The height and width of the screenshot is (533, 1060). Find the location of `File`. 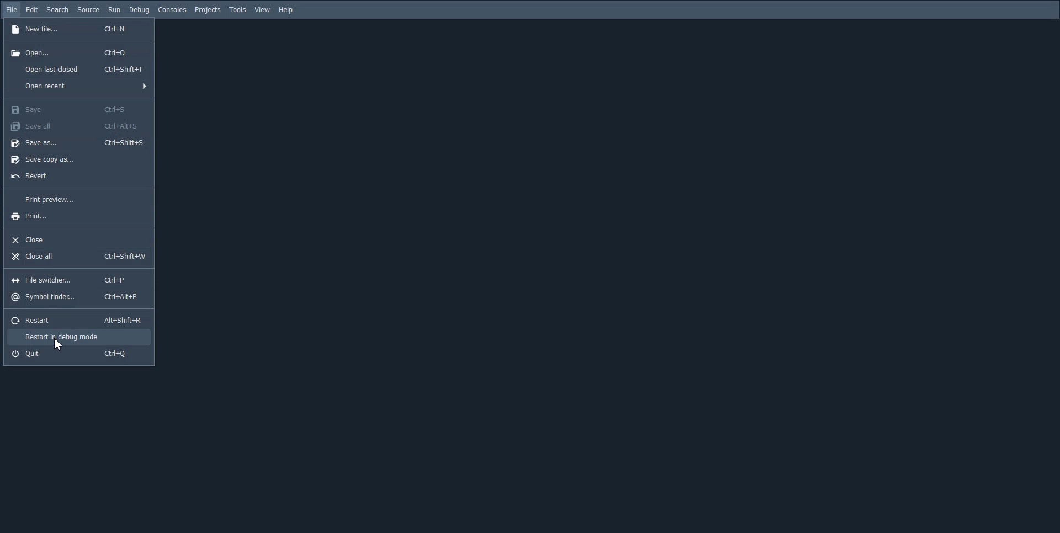

File is located at coordinates (12, 10).